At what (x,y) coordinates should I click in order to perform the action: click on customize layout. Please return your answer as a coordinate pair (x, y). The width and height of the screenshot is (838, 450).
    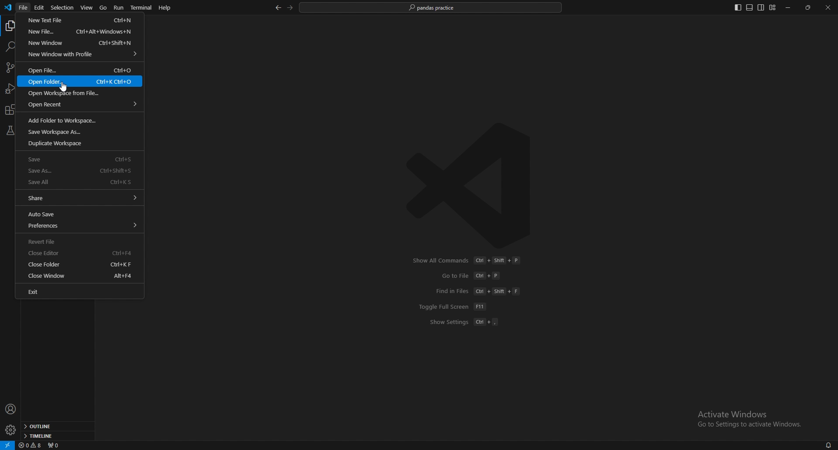
    Looking at the image, I should click on (772, 8).